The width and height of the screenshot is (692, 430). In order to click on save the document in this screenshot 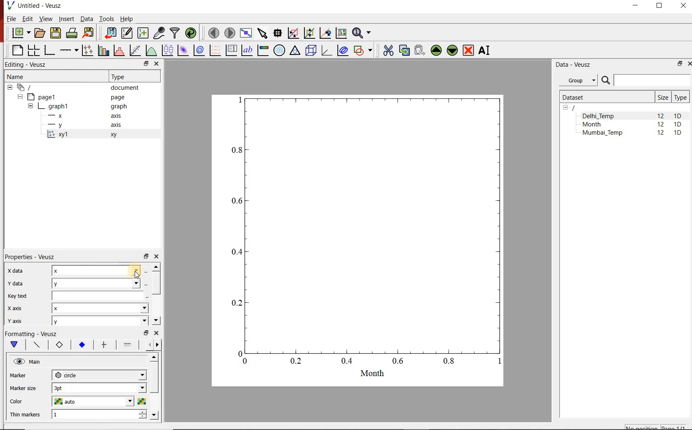, I will do `click(55, 33)`.